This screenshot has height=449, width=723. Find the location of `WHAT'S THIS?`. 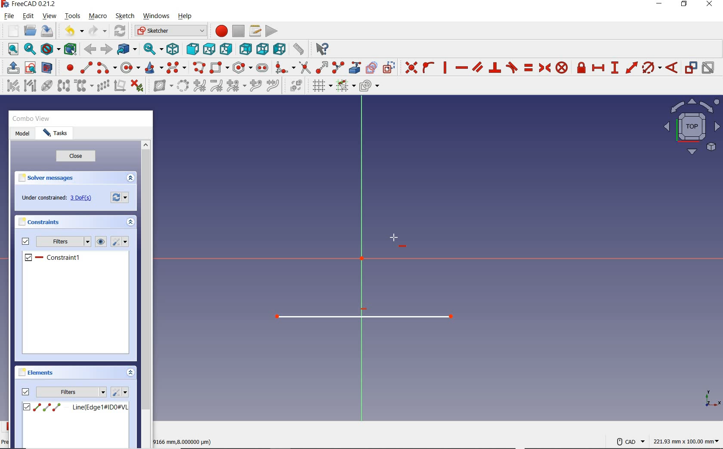

WHAT'S THIS? is located at coordinates (323, 49).